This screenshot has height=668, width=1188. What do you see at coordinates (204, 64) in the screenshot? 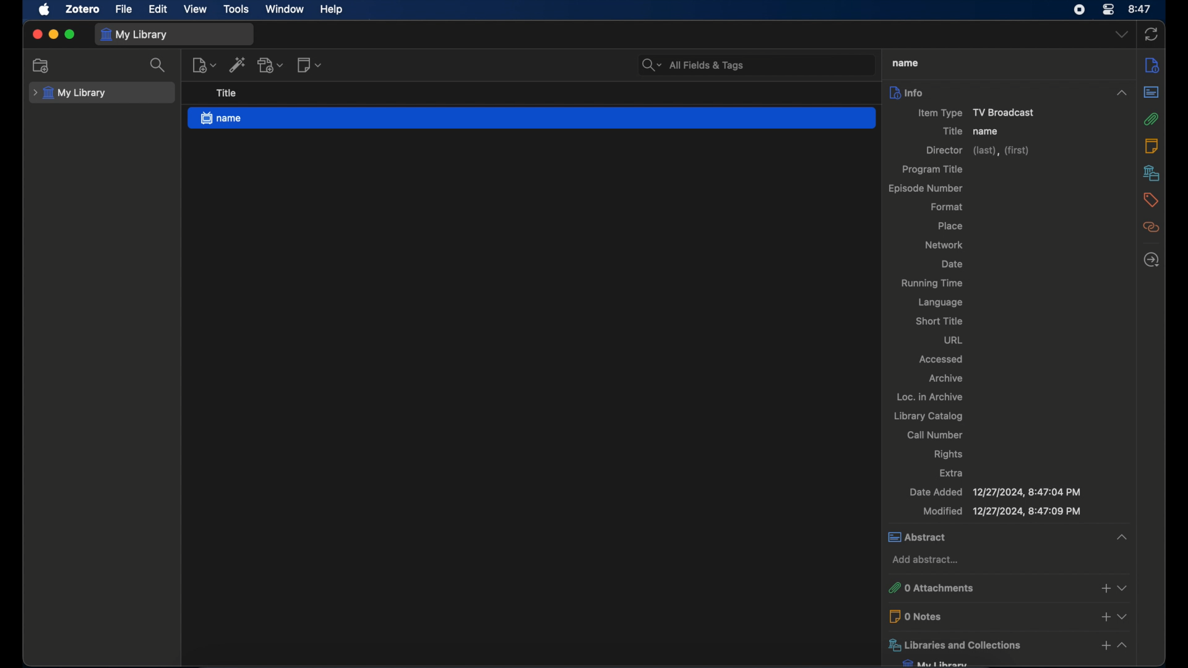
I see `new item` at bounding box center [204, 64].